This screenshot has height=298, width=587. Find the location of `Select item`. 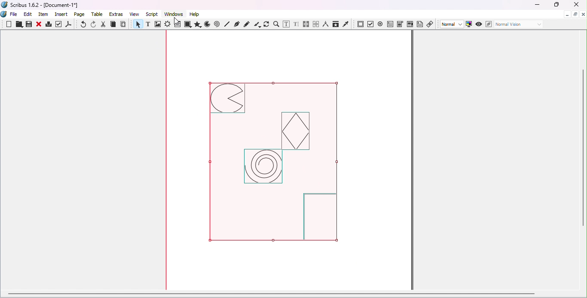

Select item is located at coordinates (137, 25).